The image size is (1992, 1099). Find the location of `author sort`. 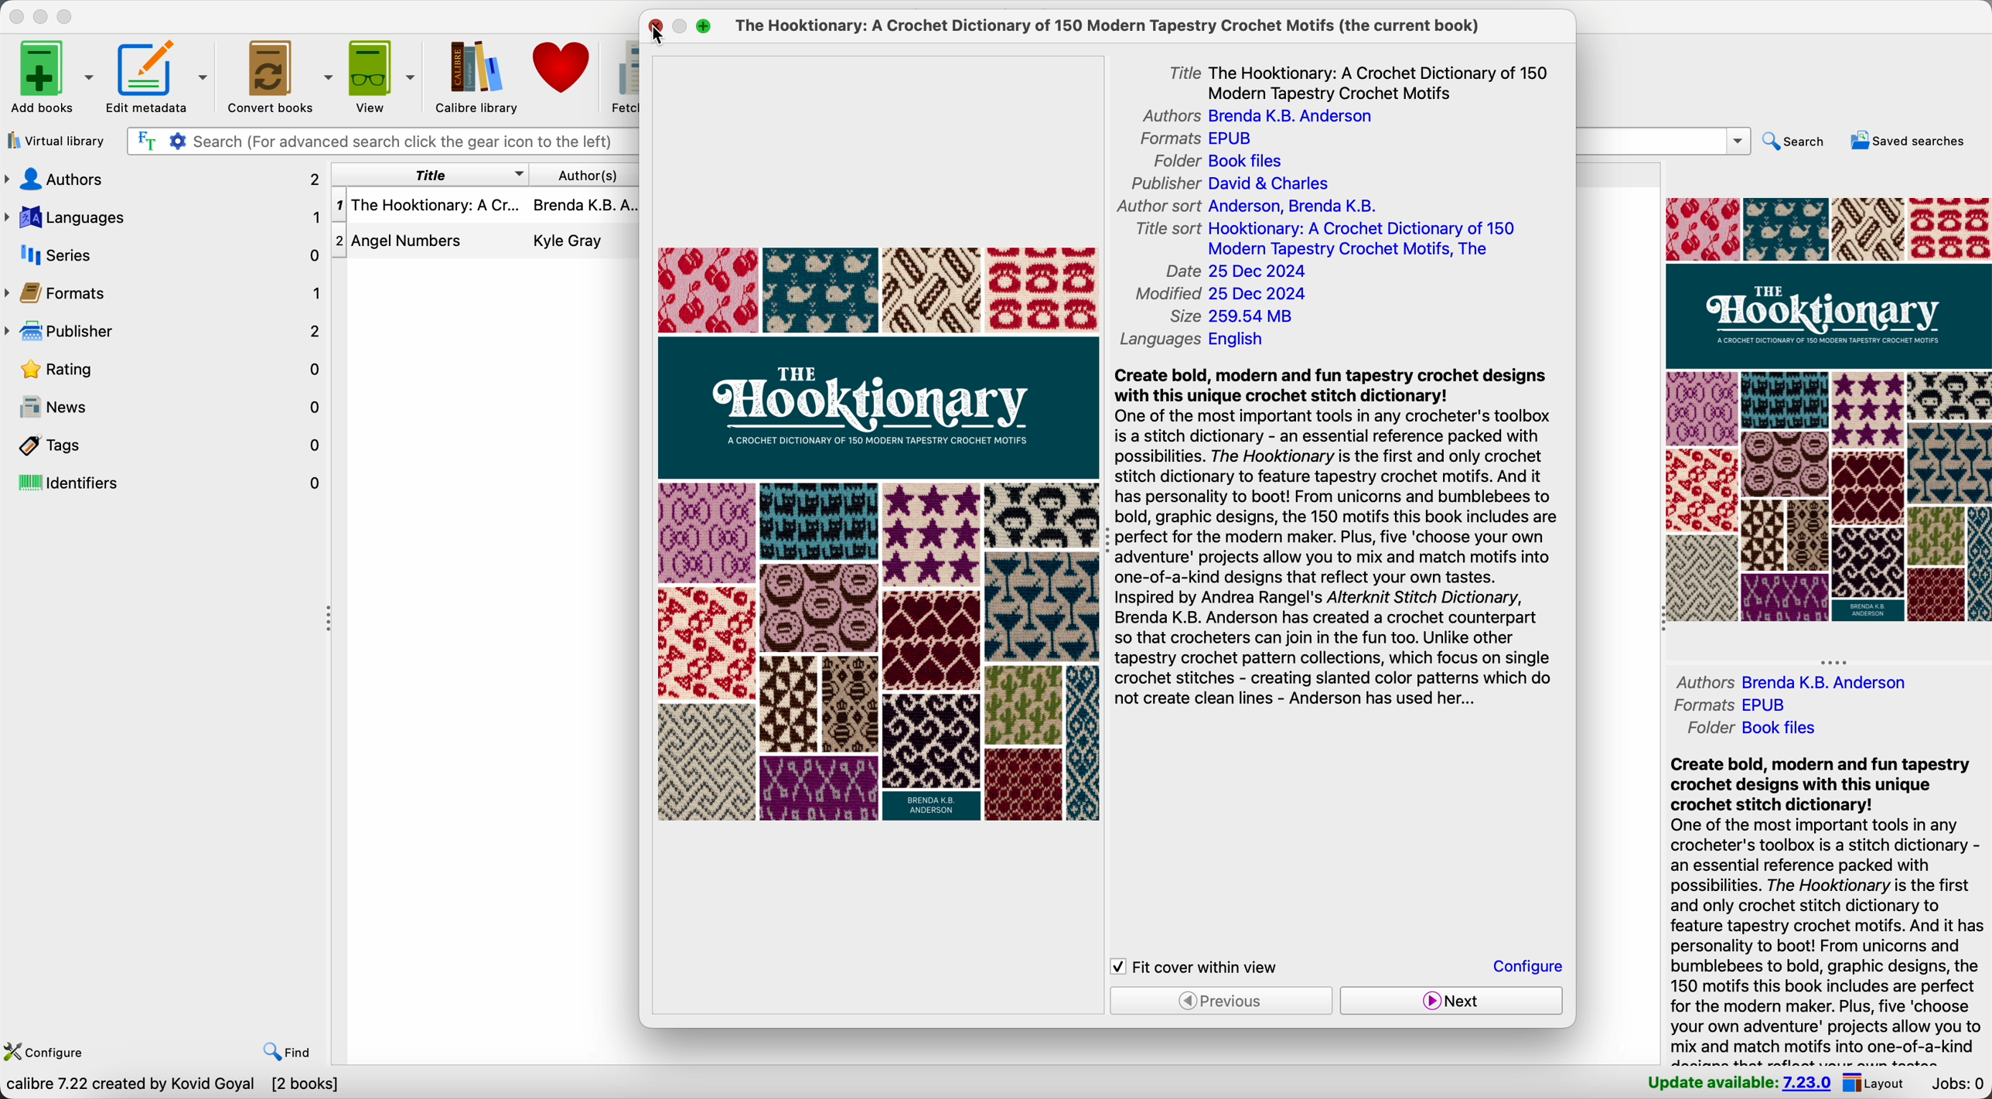

author sort is located at coordinates (1244, 204).